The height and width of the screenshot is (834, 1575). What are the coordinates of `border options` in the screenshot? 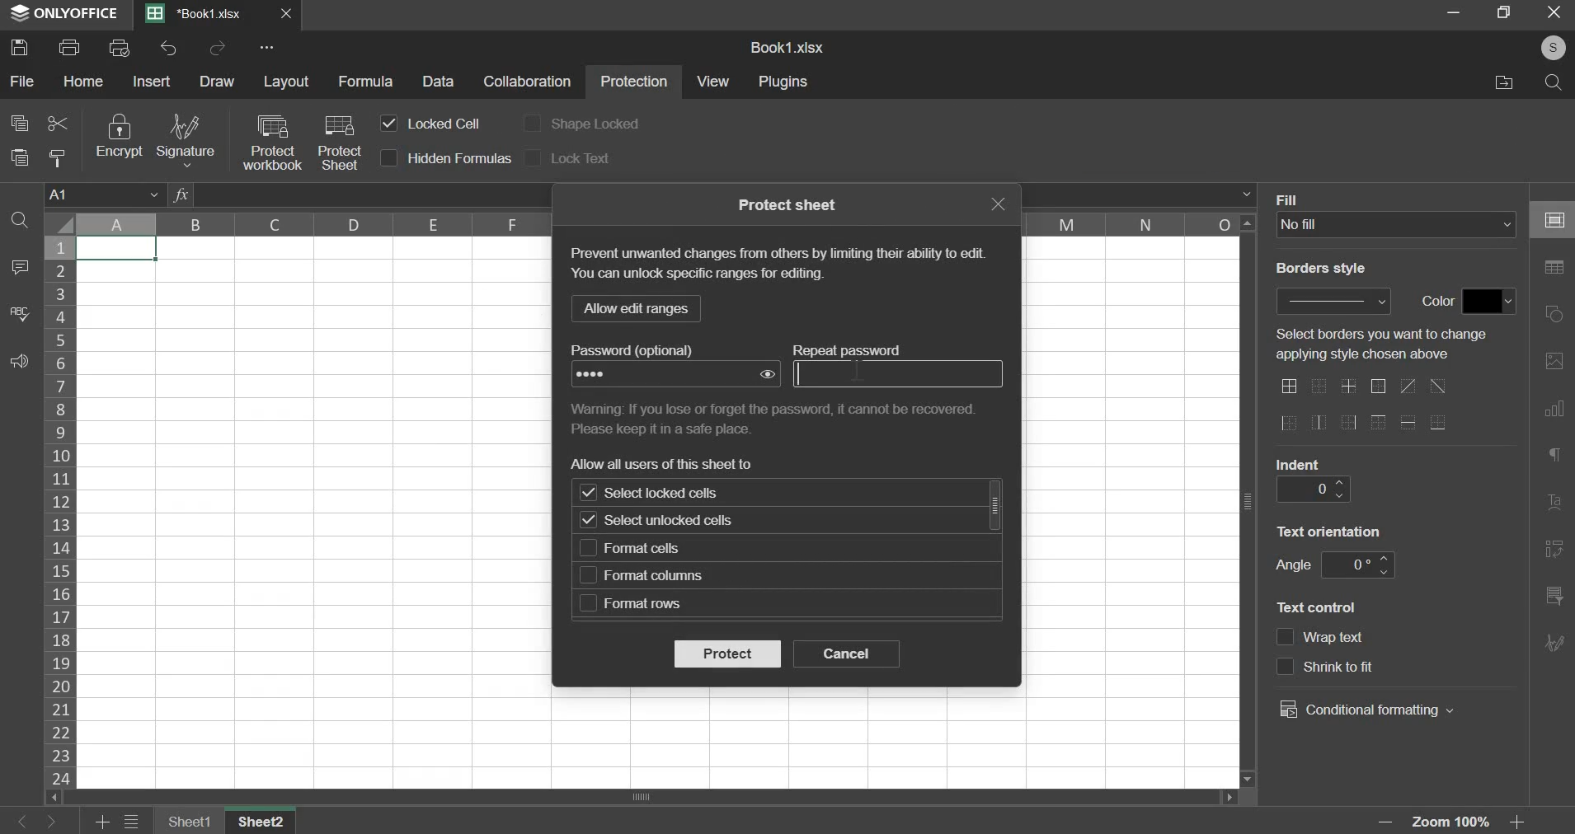 It's located at (1440, 387).